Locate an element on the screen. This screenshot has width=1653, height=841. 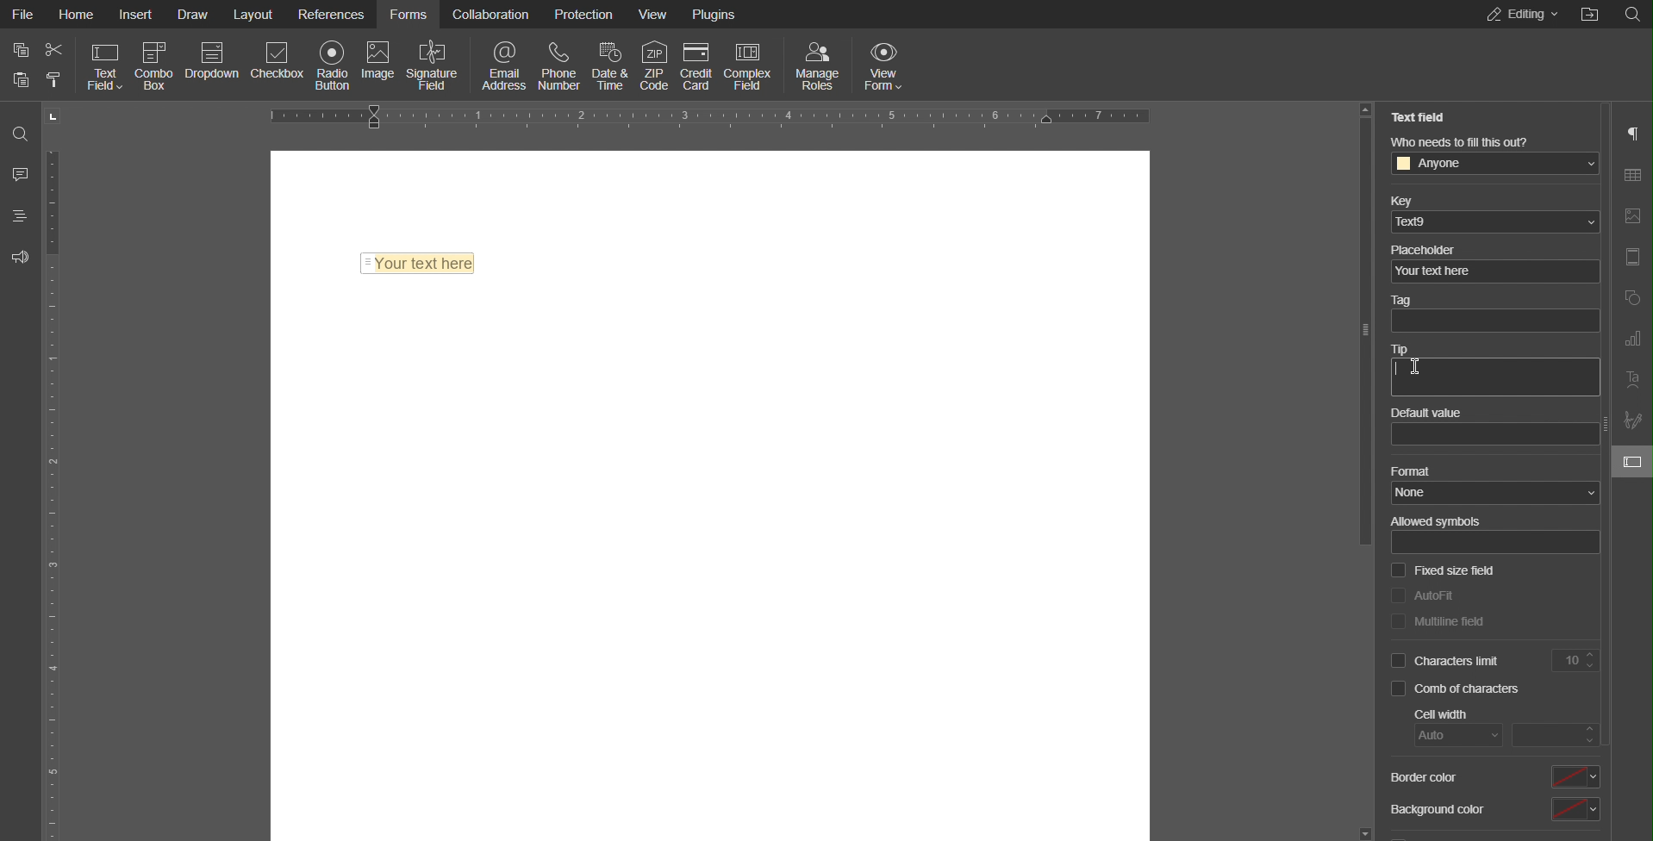
Email Address is located at coordinates (502, 65).